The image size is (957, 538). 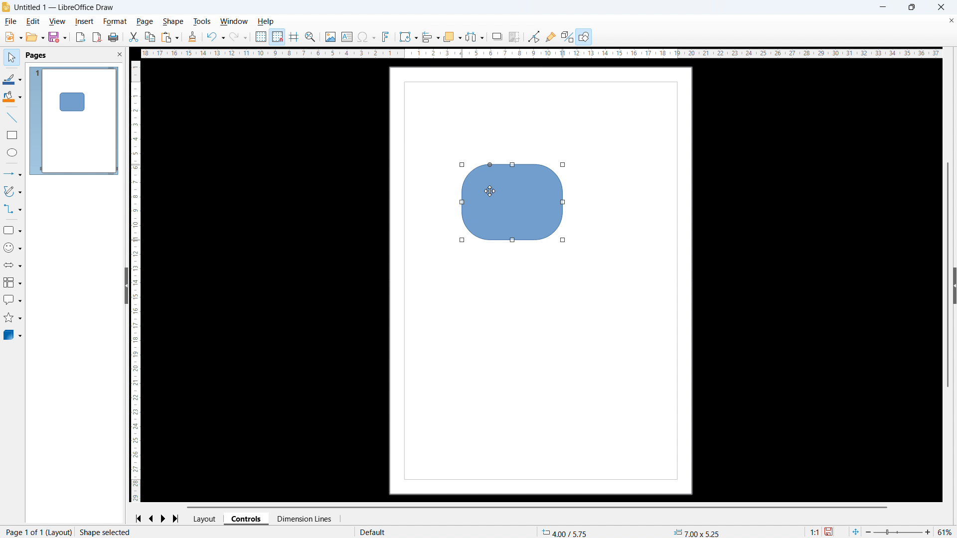 What do you see at coordinates (215, 37) in the screenshot?
I see `Undo ` at bounding box center [215, 37].